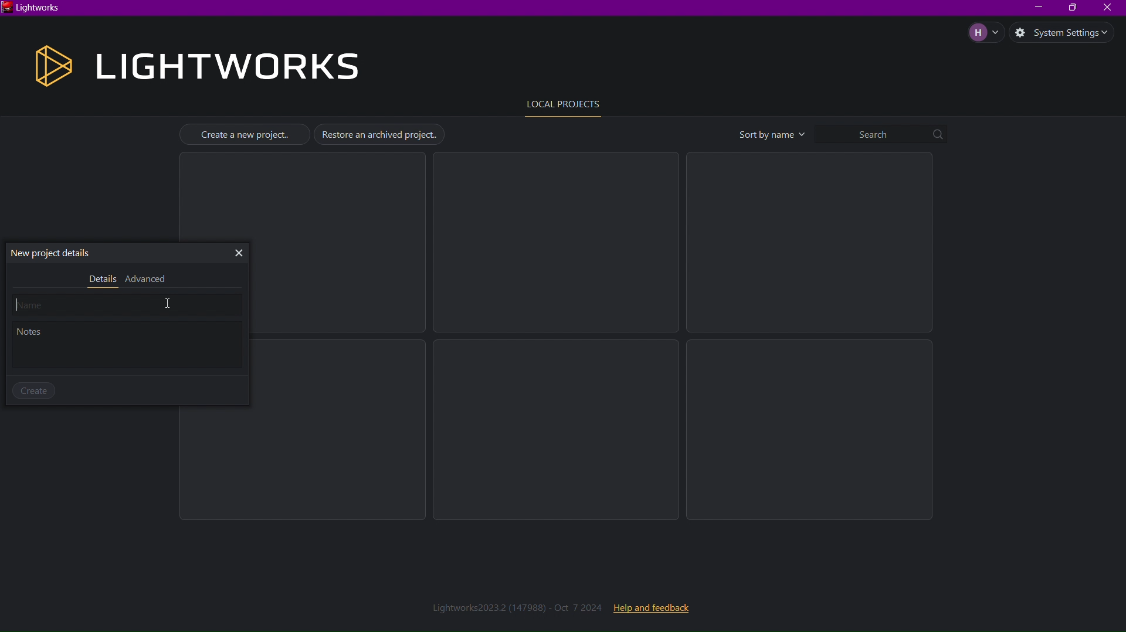 The width and height of the screenshot is (1126, 632). What do you see at coordinates (147, 280) in the screenshot?
I see `Advanced` at bounding box center [147, 280].